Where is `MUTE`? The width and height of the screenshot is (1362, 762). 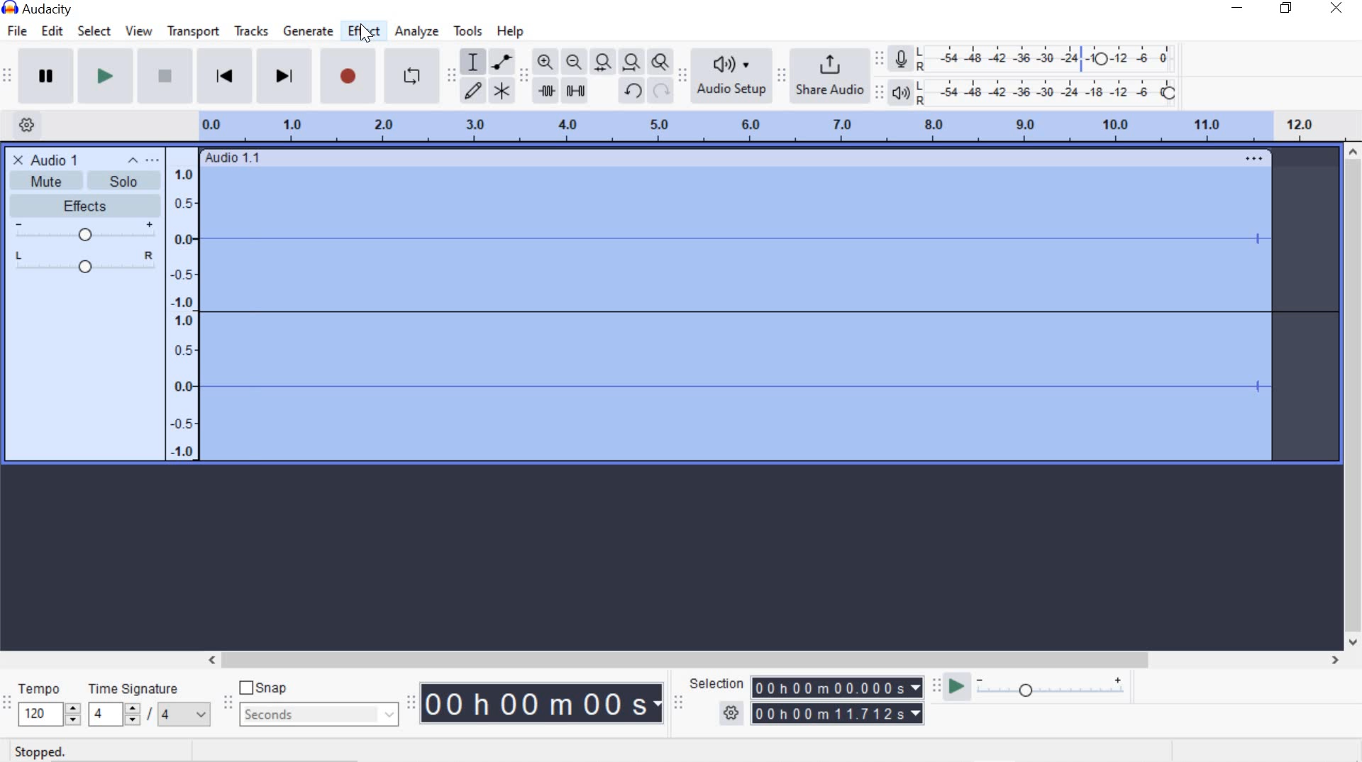
MUTE is located at coordinates (39, 183).